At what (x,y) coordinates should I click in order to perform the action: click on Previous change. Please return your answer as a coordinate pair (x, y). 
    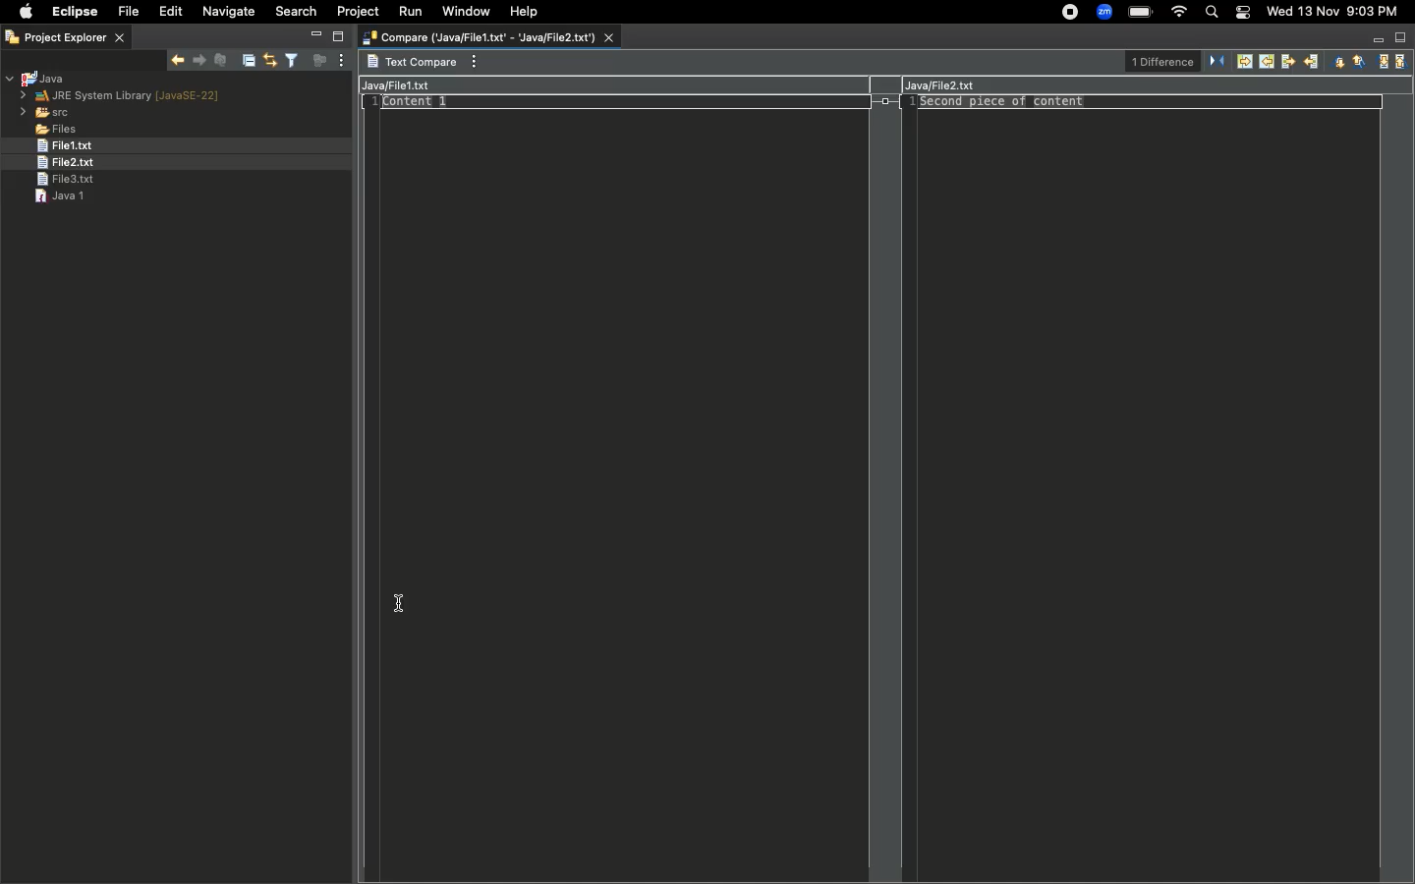
    Looking at the image, I should click on (1402, 63).